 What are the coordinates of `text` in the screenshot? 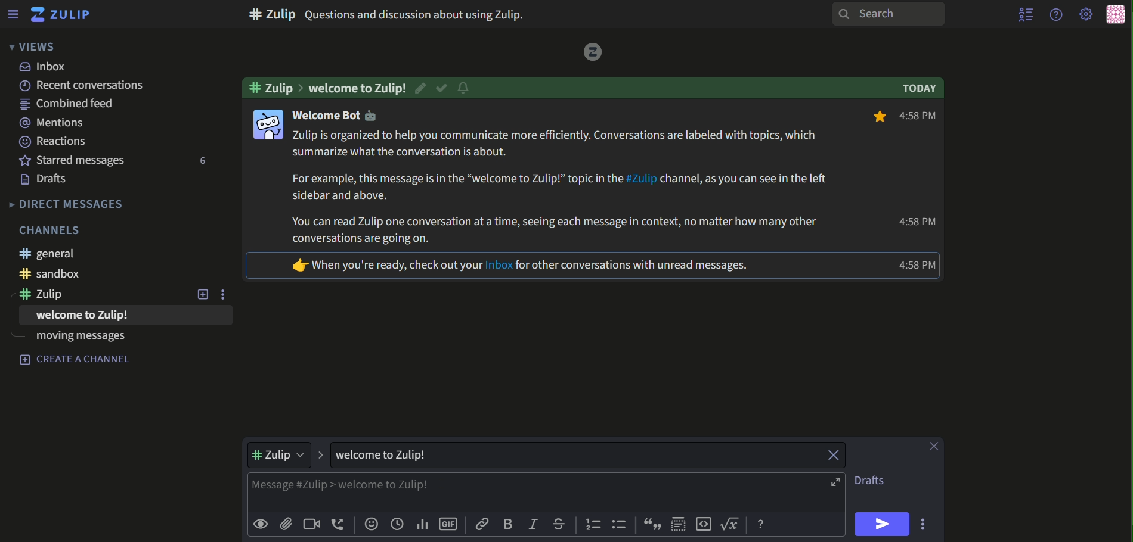 It's located at (71, 275).